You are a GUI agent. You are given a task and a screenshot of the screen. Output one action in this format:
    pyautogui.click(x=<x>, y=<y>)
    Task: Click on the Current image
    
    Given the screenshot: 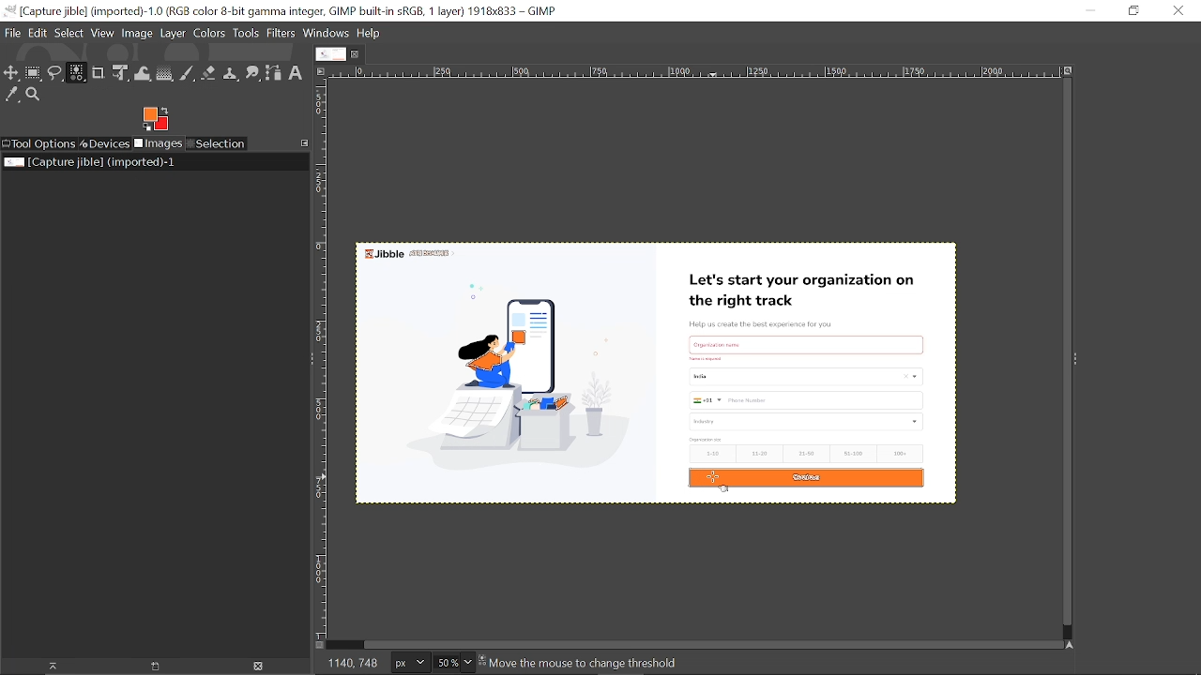 What is the action you would take?
    pyautogui.click(x=665, y=372)
    